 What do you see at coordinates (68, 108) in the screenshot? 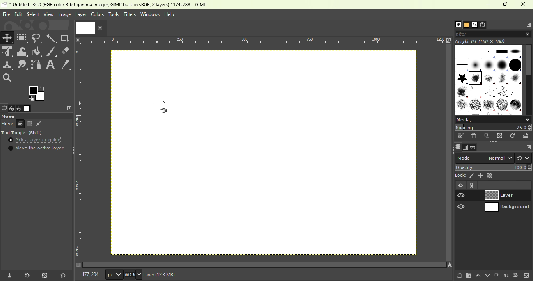
I see `Configure this tab` at bounding box center [68, 108].